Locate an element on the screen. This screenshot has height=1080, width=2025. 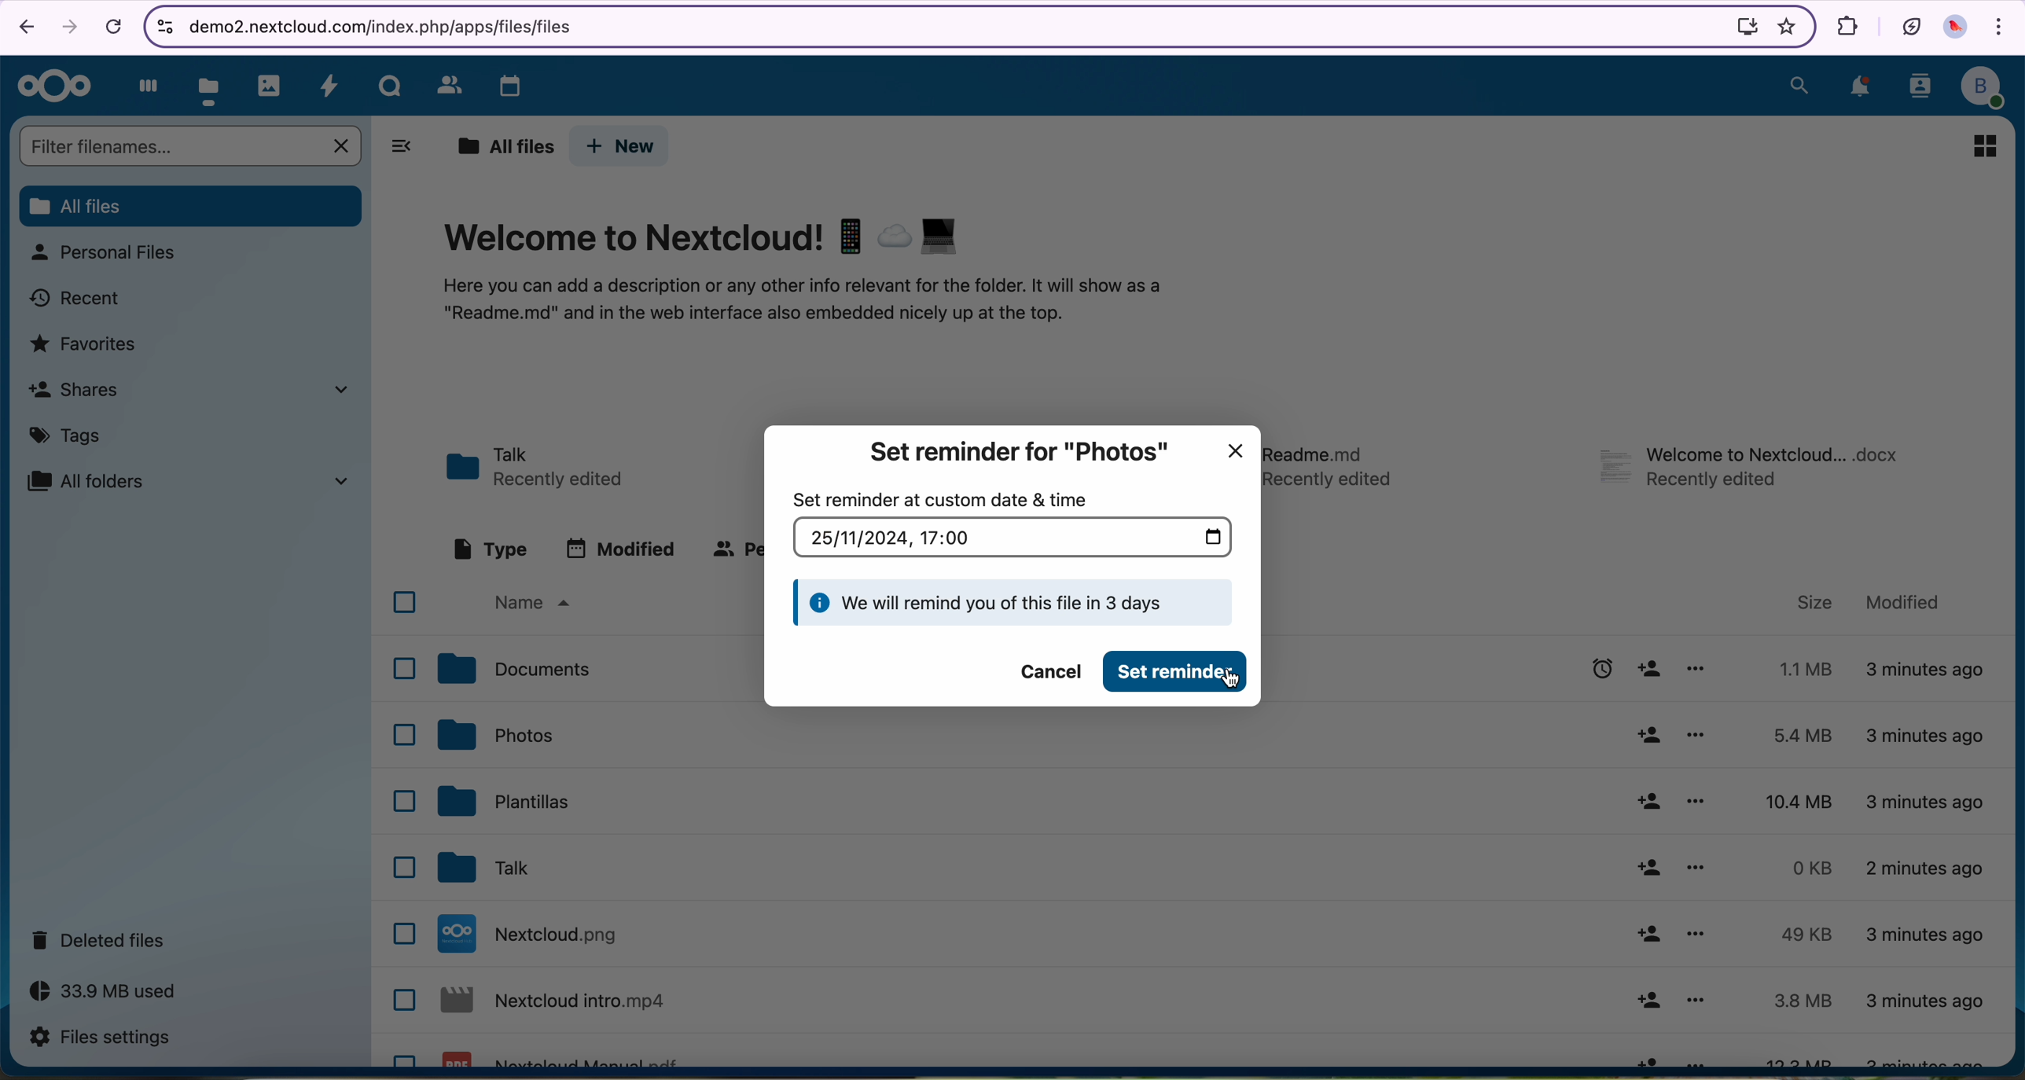
3 minutes ago is located at coordinates (1925, 735).